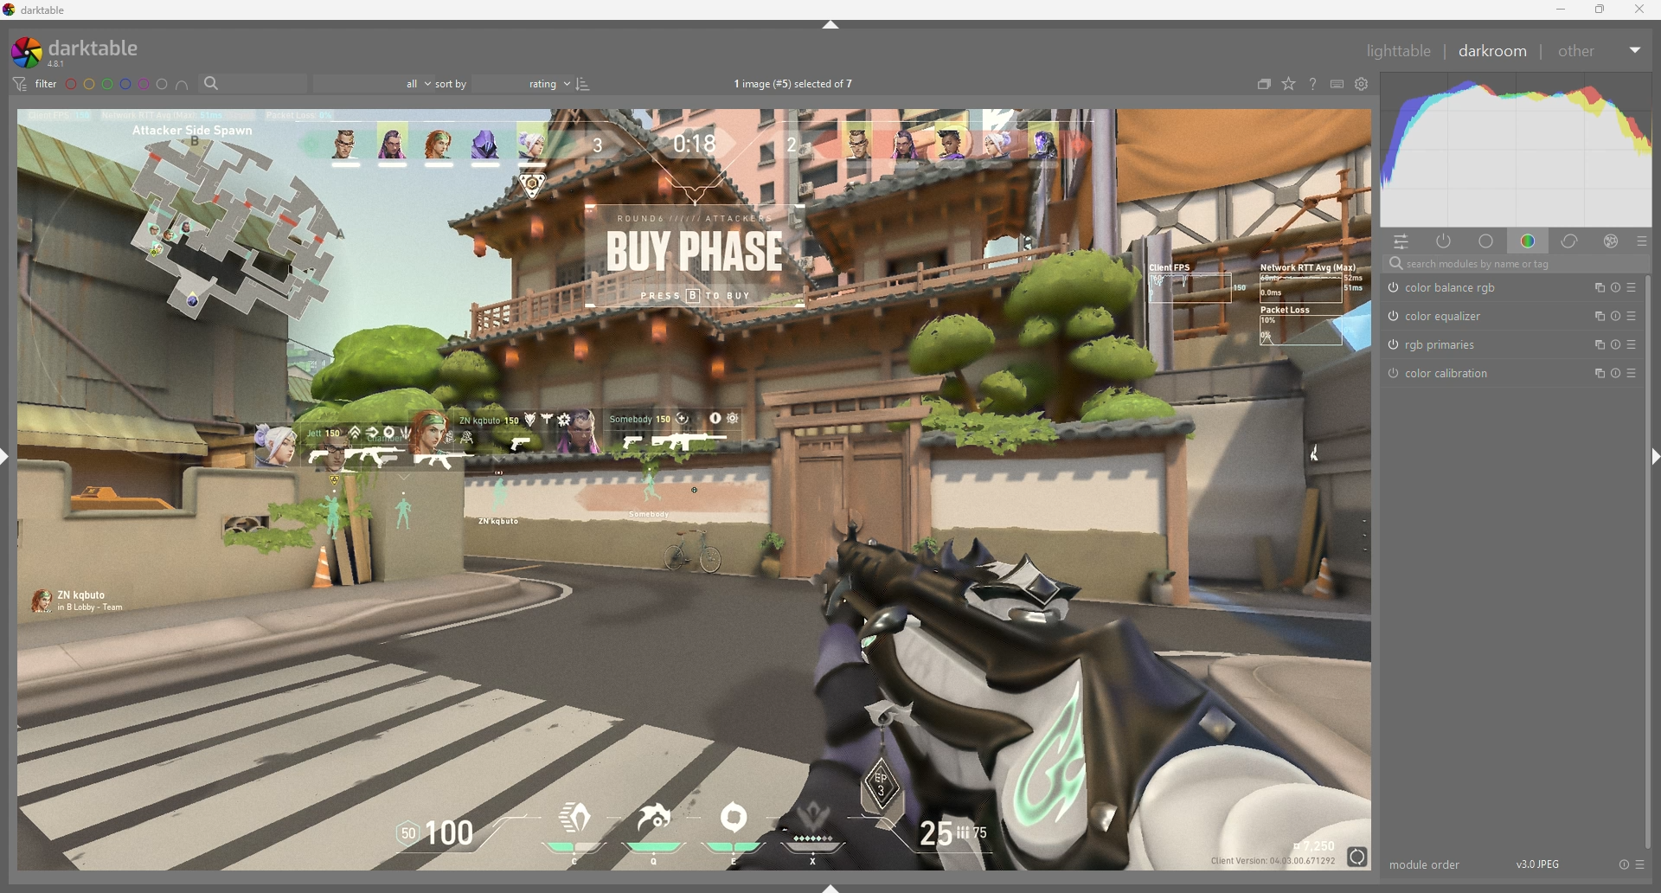 The width and height of the screenshot is (1661, 893). Describe the element at coordinates (1440, 374) in the screenshot. I see `color calibration` at that location.